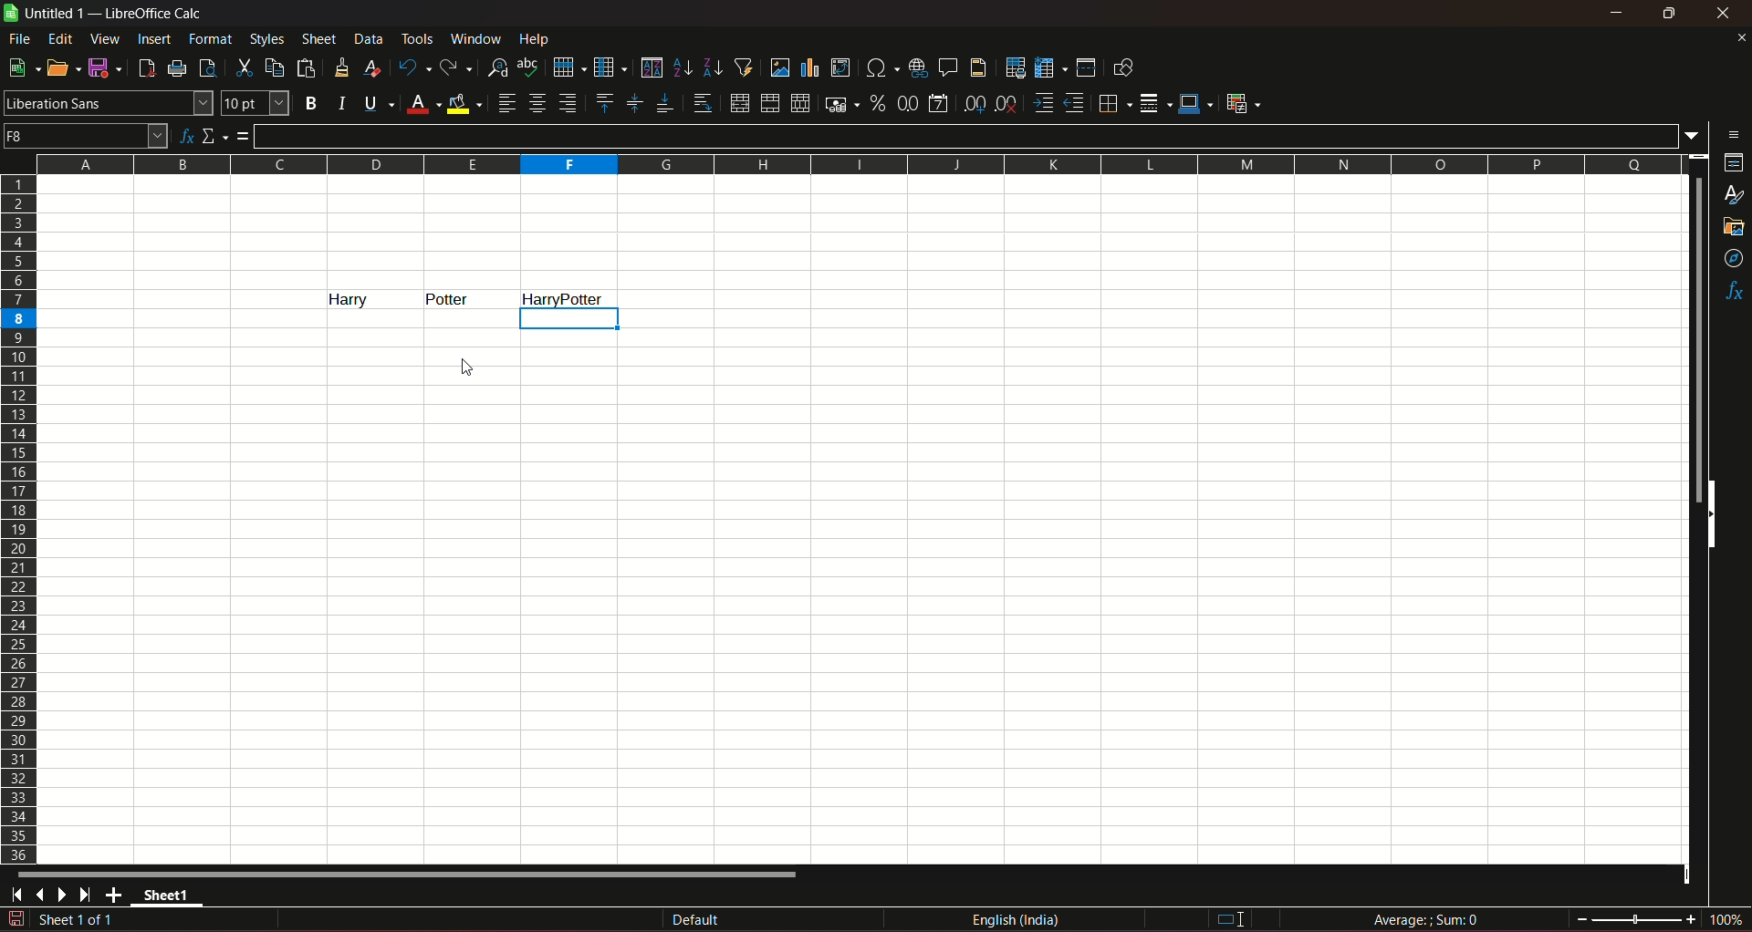 This screenshot has width=1752, height=932. I want to click on align top, so click(603, 102).